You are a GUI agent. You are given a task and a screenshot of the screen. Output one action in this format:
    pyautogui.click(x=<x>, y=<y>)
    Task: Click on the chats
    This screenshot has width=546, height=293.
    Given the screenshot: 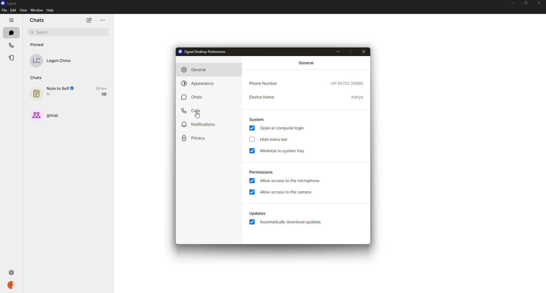 What is the action you would take?
    pyautogui.click(x=35, y=78)
    